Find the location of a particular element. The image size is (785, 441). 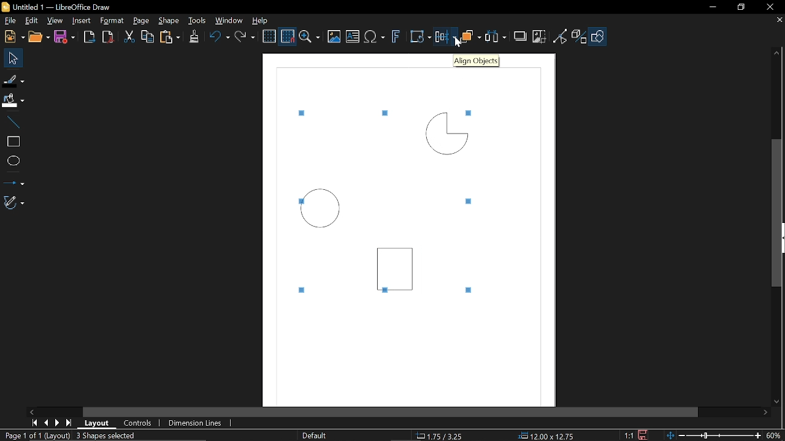

Clone is located at coordinates (193, 37).